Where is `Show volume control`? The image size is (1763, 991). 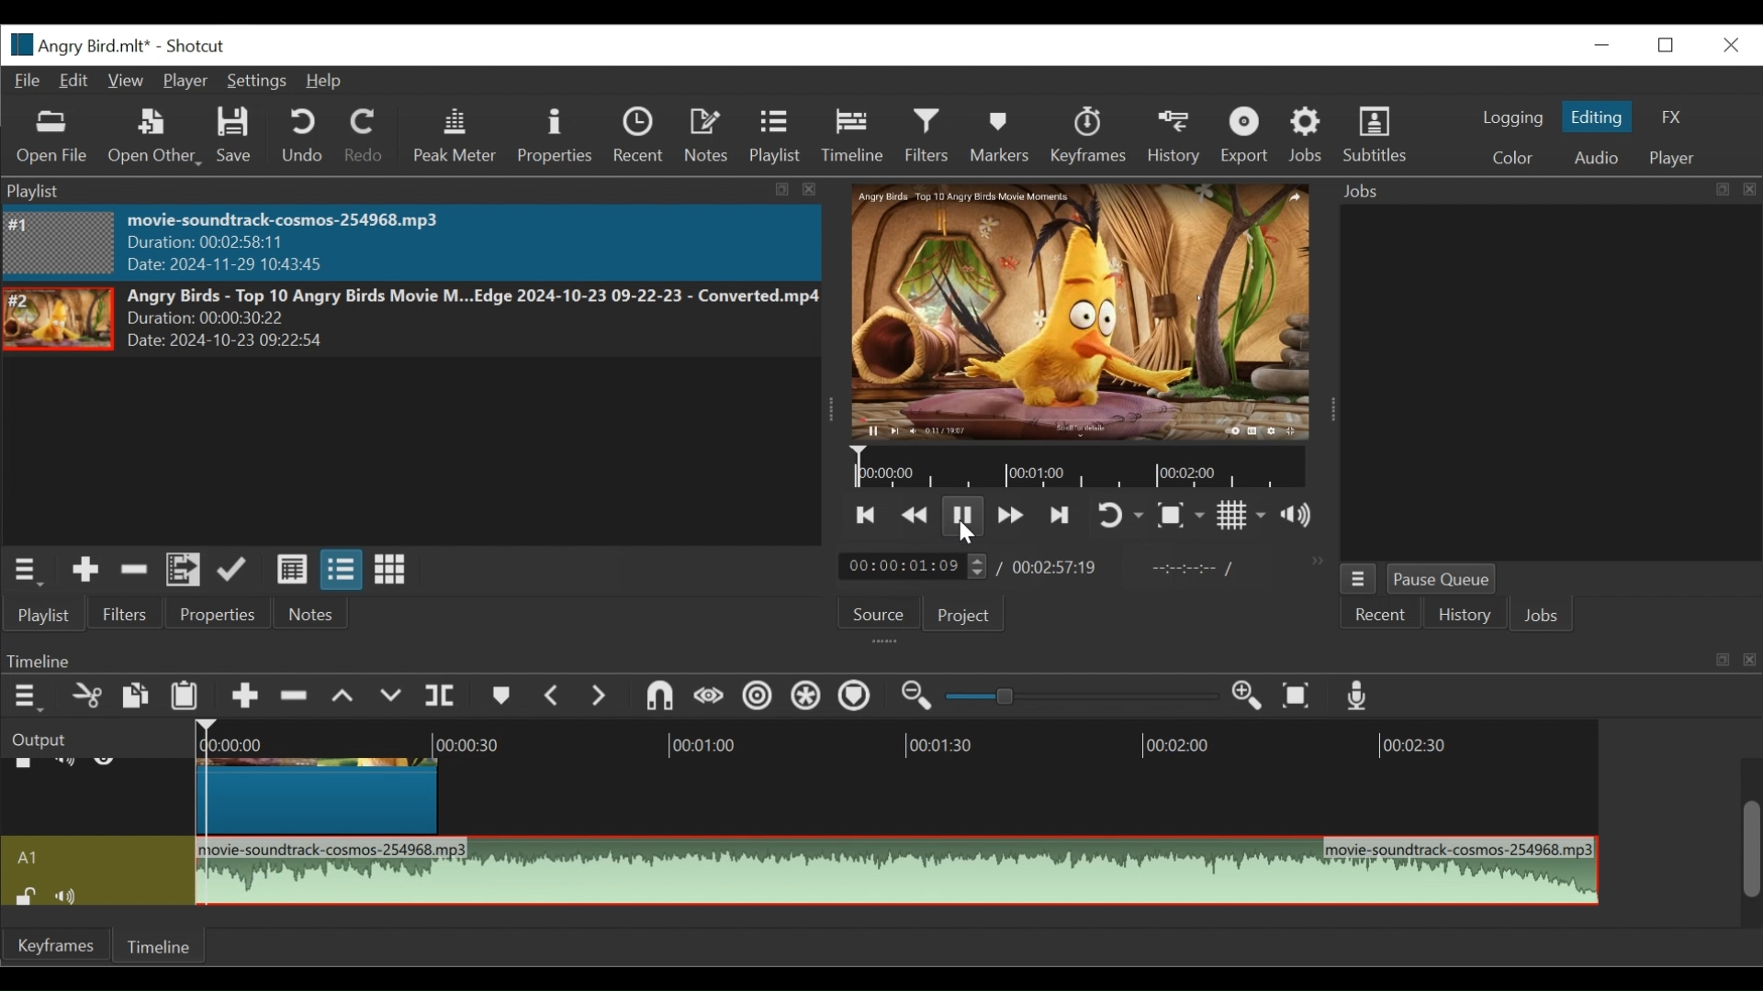 Show volume control is located at coordinates (1302, 518).